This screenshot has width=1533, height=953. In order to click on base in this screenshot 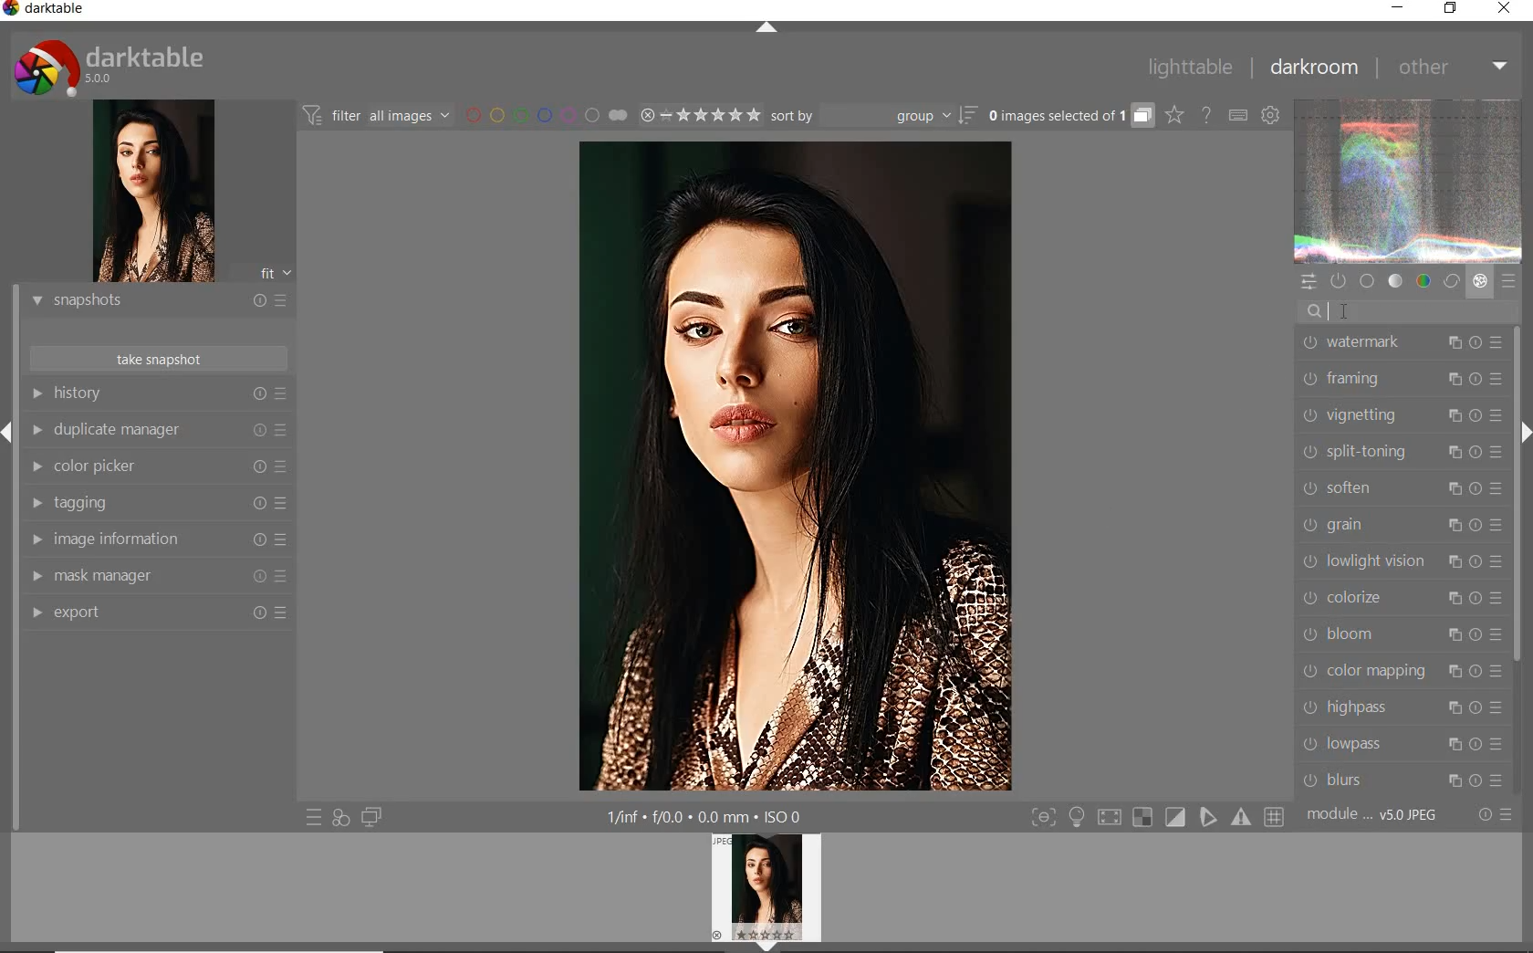, I will do `click(1367, 280)`.